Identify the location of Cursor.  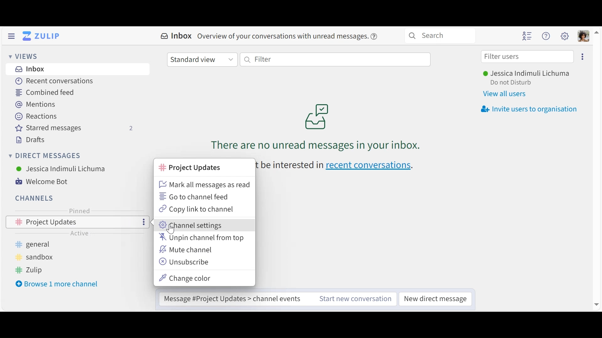
(172, 231).